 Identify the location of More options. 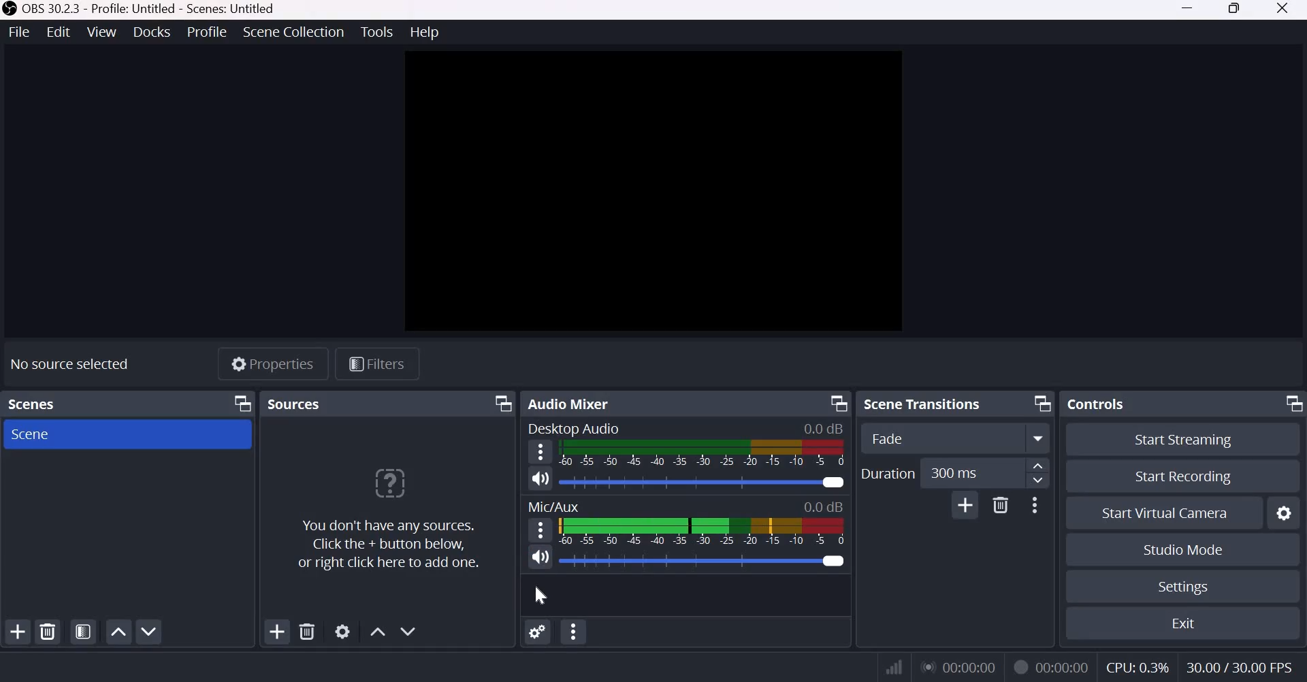
(1039, 438).